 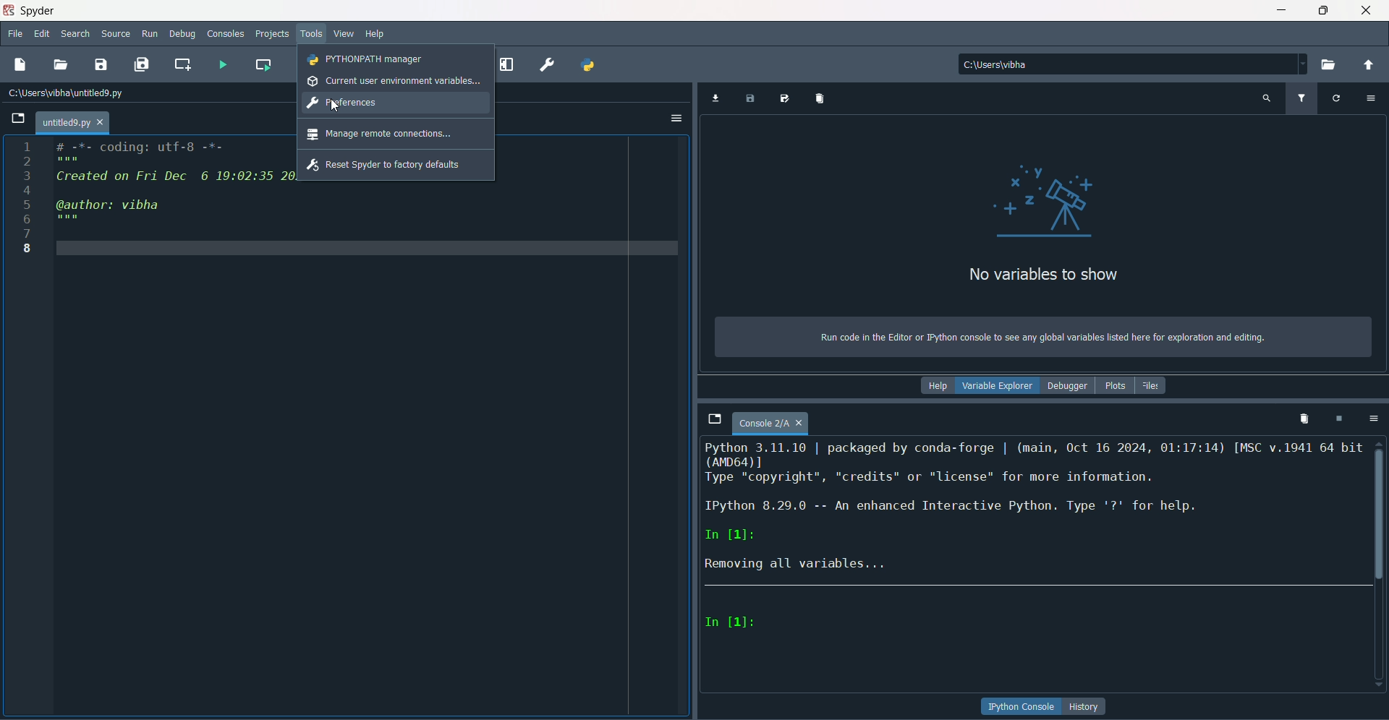 I want to click on text, so click(x=1041, y=338).